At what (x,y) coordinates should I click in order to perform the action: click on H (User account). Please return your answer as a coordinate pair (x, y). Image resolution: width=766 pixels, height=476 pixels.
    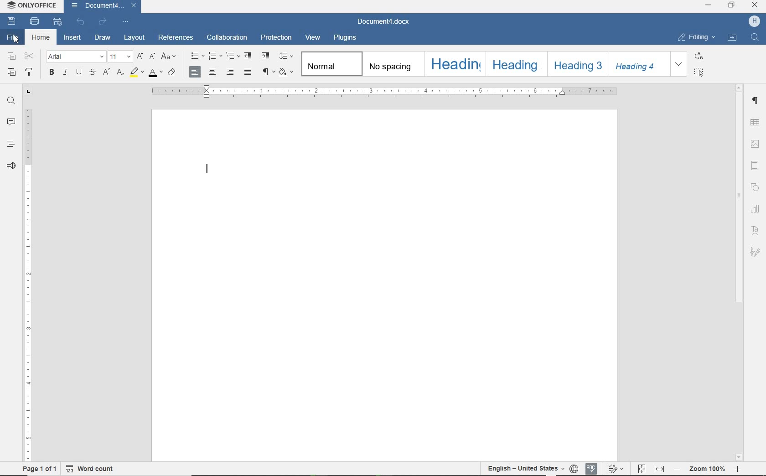
    Looking at the image, I should click on (755, 22).